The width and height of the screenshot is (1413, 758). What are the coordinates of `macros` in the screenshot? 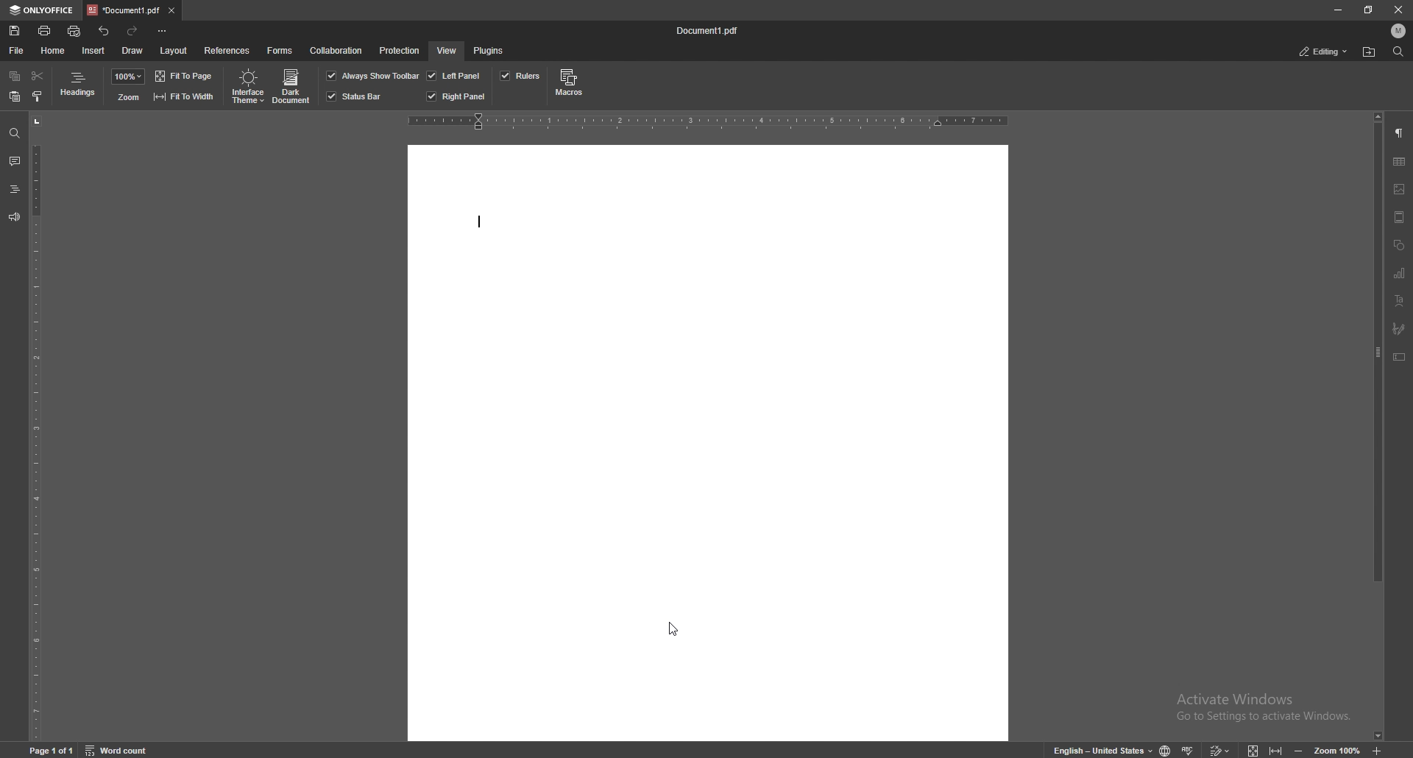 It's located at (569, 85).